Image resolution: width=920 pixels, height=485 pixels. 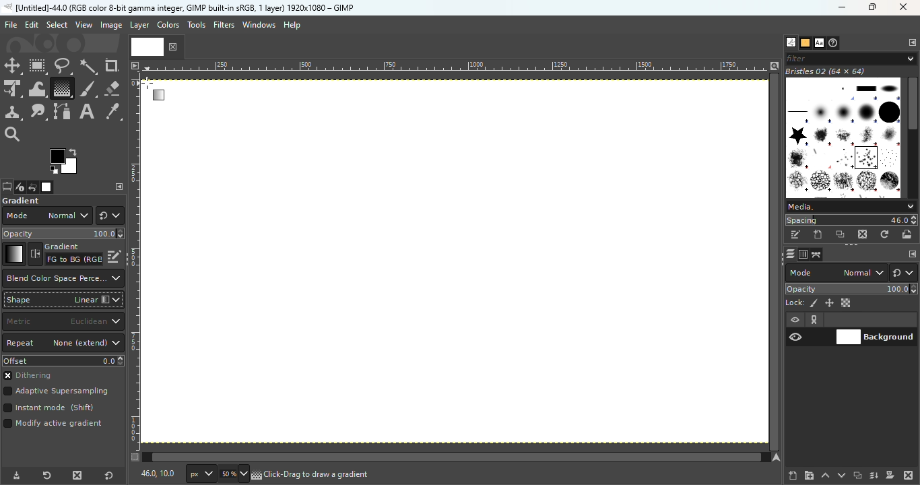 I want to click on Dithering, so click(x=33, y=377).